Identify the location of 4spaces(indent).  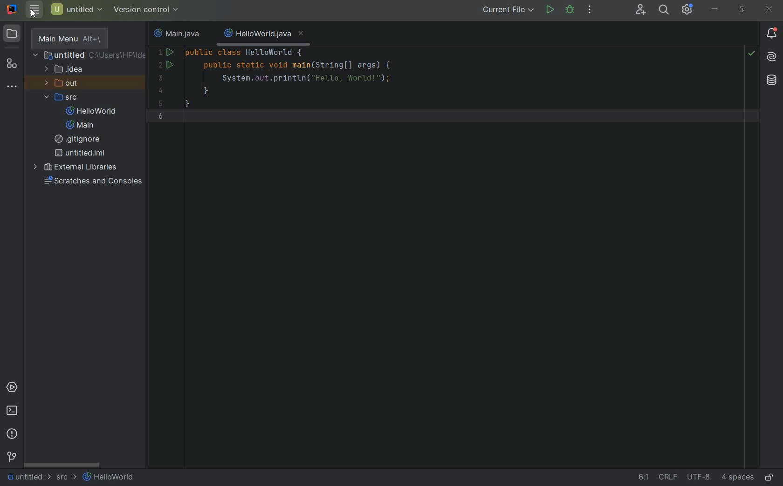
(739, 479).